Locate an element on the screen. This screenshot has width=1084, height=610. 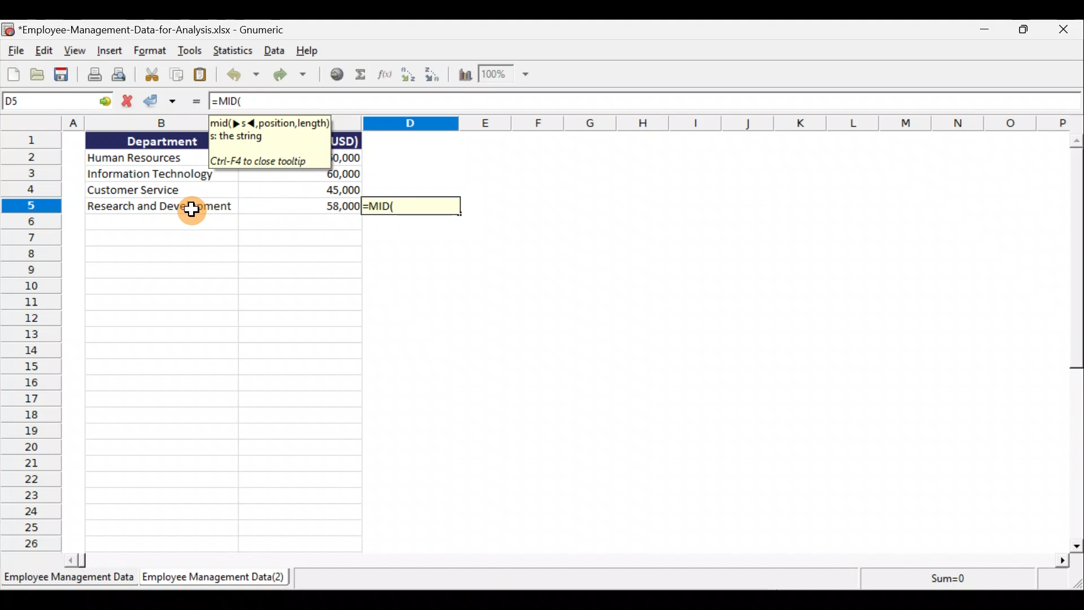
cursor is located at coordinates (194, 207).